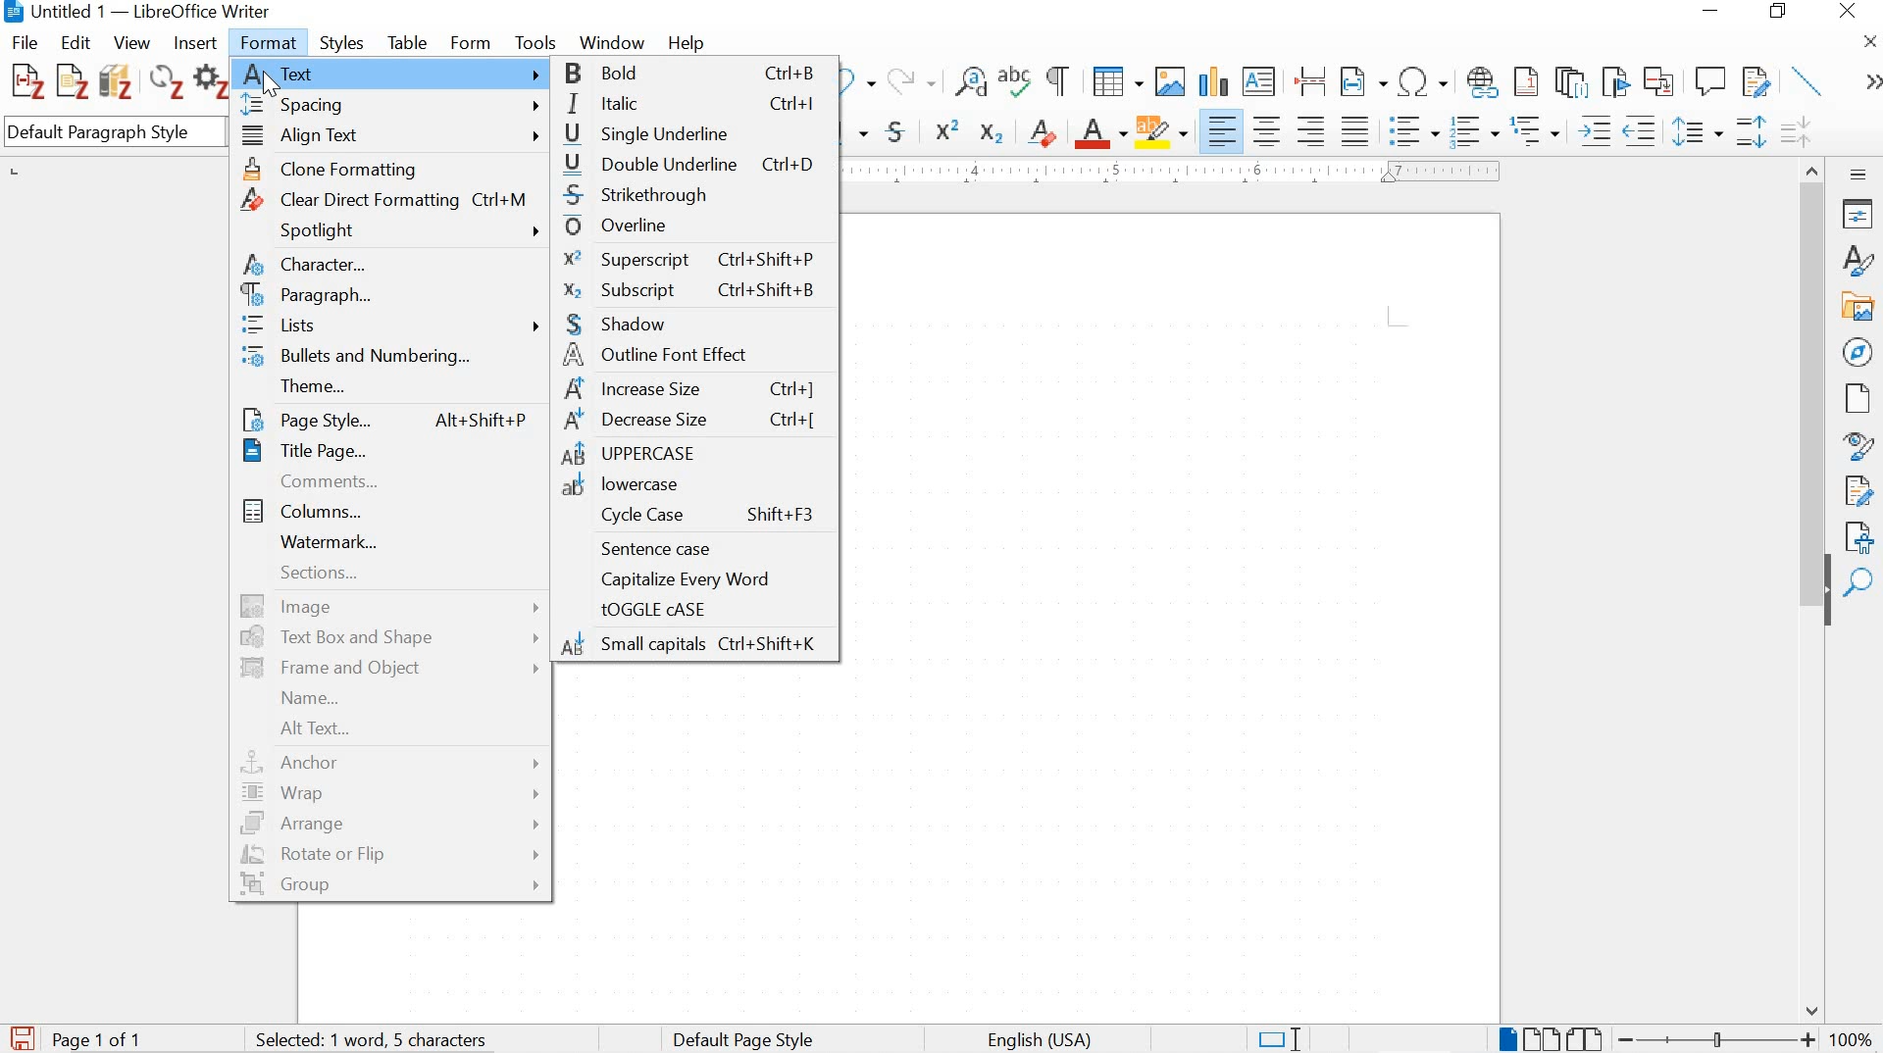 This screenshot has height=1053, width=1883. I want to click on styles, so click(1856, 260).